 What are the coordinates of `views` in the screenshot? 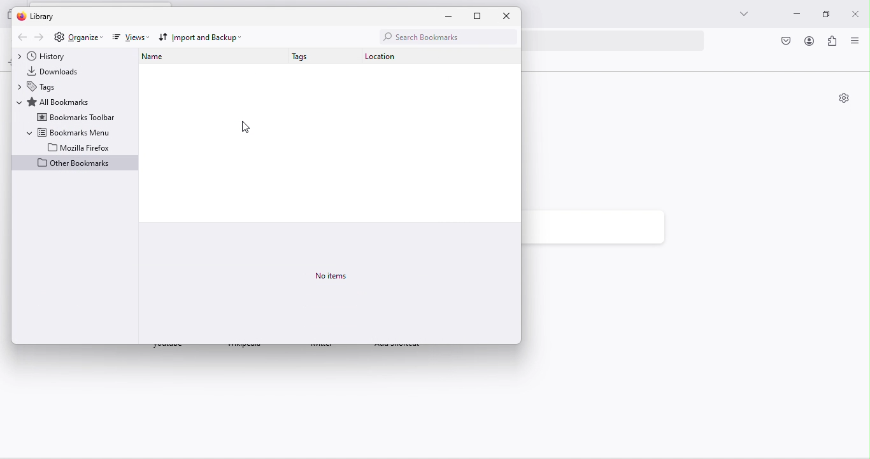 It's located at (129, 38).